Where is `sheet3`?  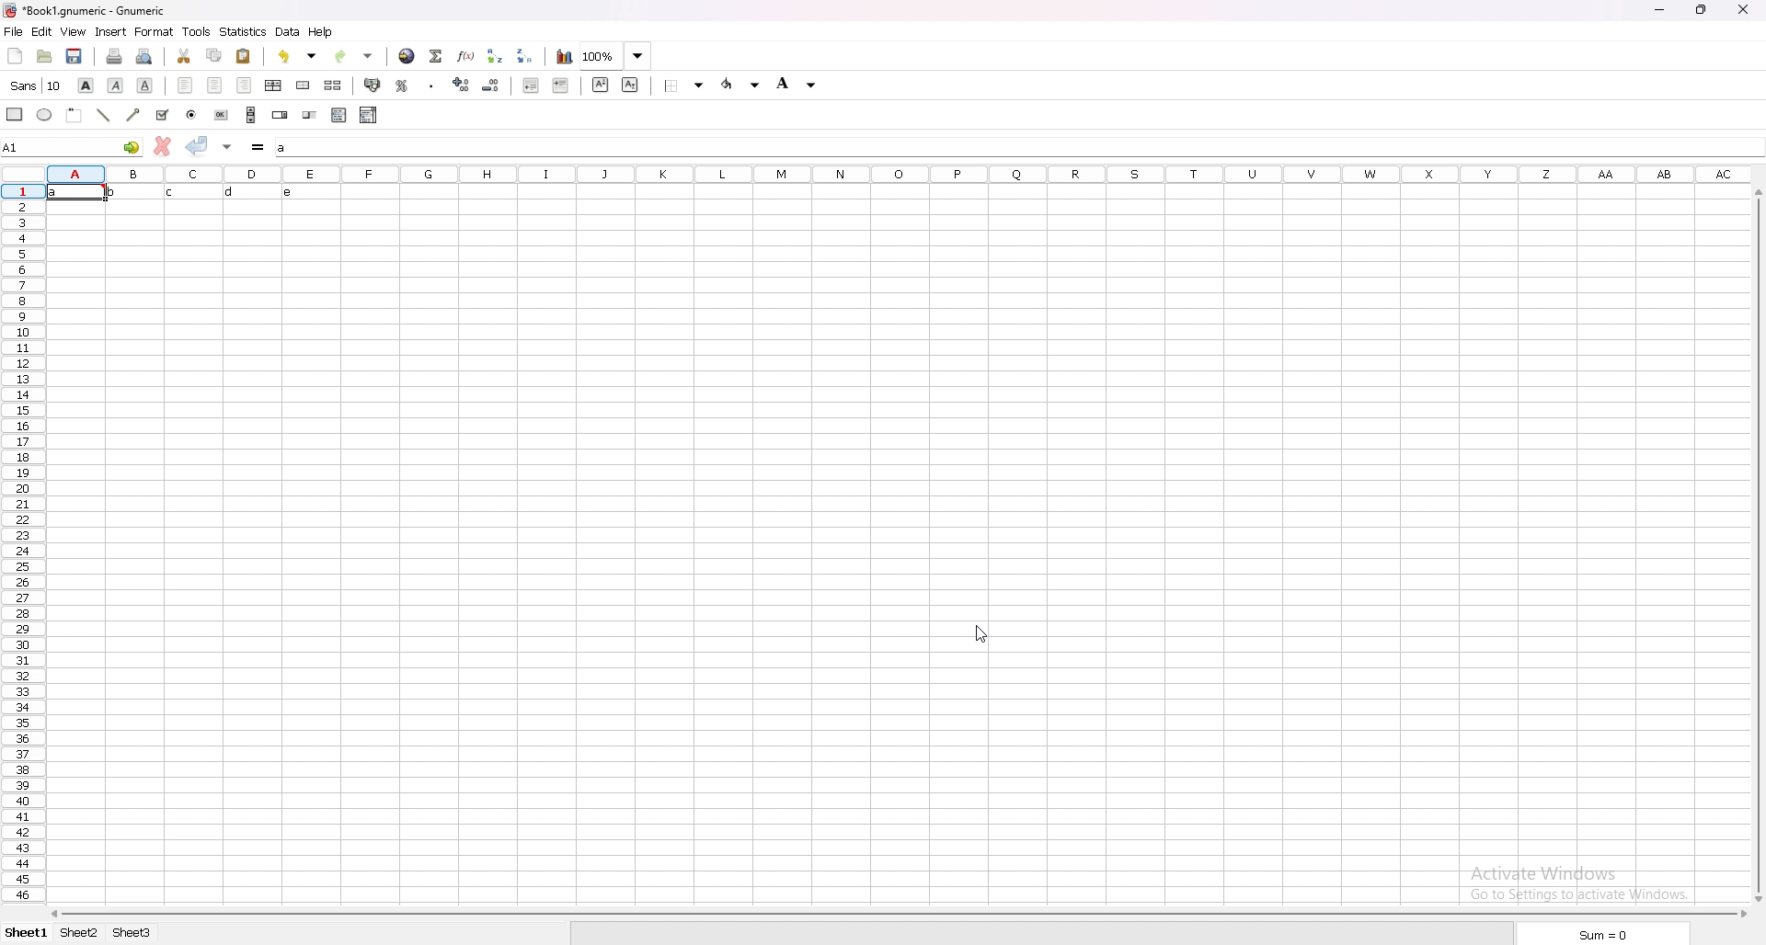 sheet3 is located at coordinates (133, 937).